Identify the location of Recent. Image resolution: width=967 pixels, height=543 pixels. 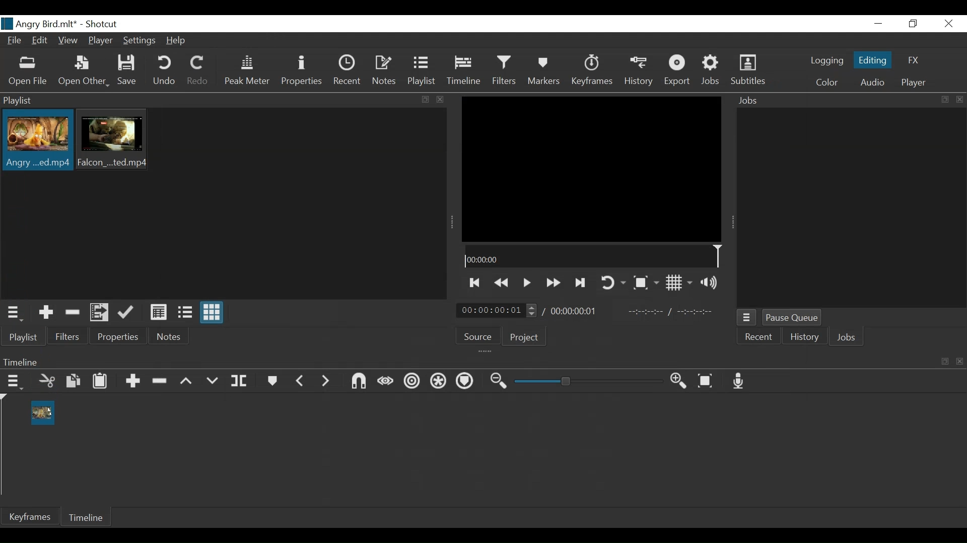
(348, 71).